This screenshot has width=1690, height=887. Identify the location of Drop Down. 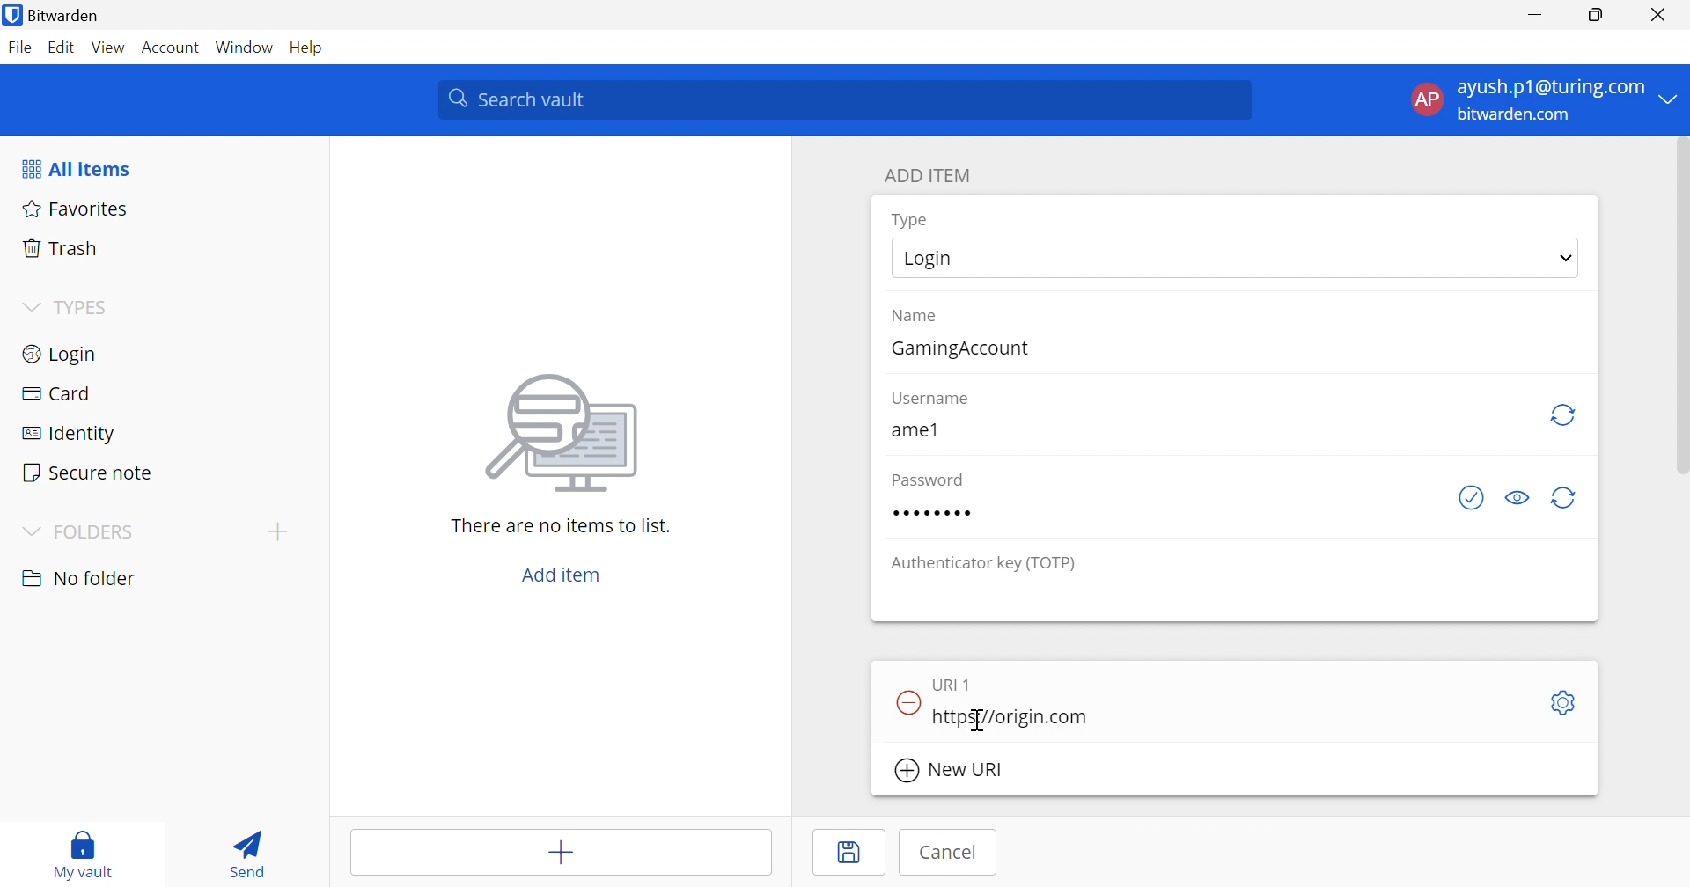
(30, 307).